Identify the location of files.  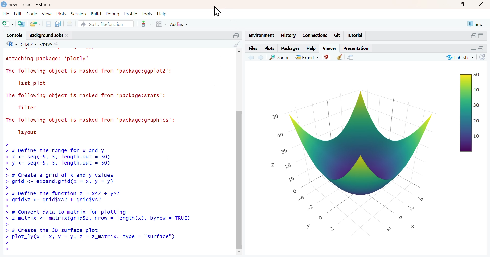
(253, 48).